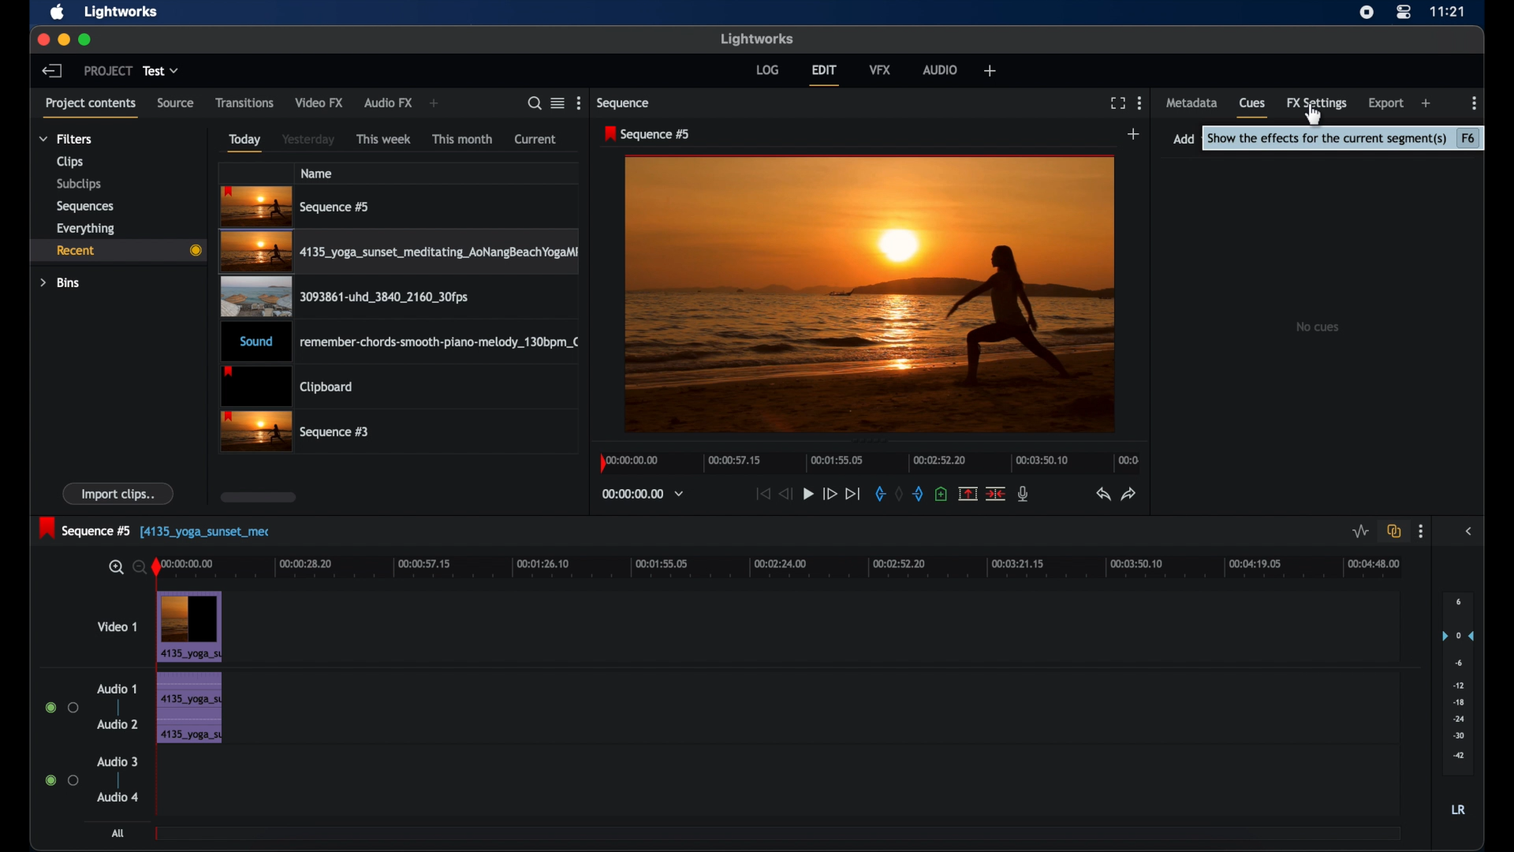  I want to click on video clip, so click(296, 432).